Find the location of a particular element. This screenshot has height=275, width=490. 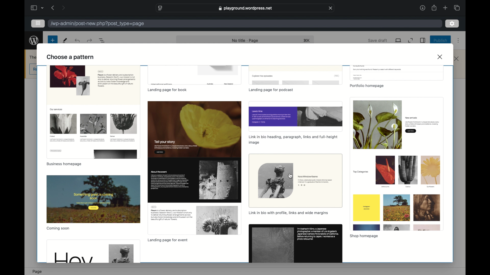

more options is located at coordinates (458, 40).